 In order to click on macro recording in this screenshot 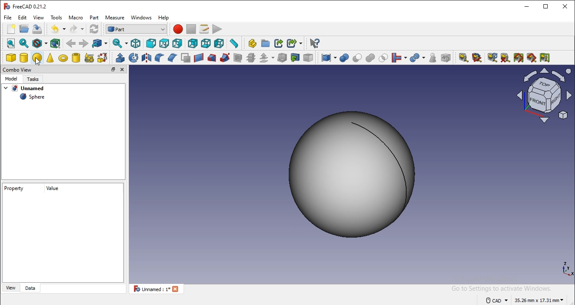, I will do `click(178, 29)`.